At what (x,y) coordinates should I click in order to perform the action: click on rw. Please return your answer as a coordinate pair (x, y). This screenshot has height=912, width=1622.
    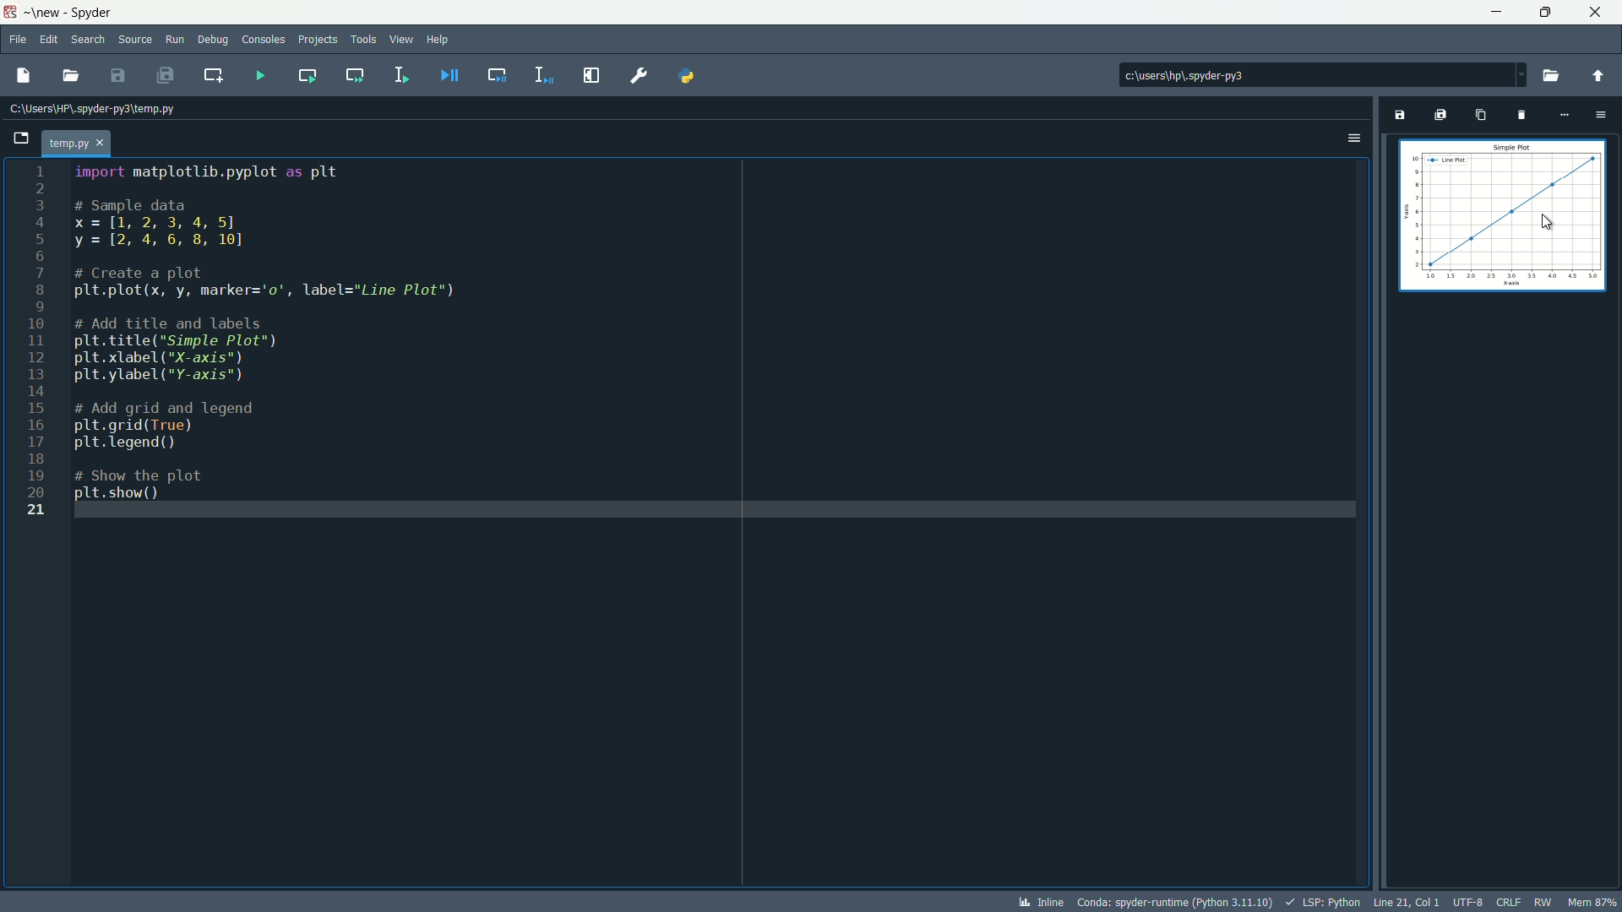
    Looking at the image, I should click on (1543, 900).